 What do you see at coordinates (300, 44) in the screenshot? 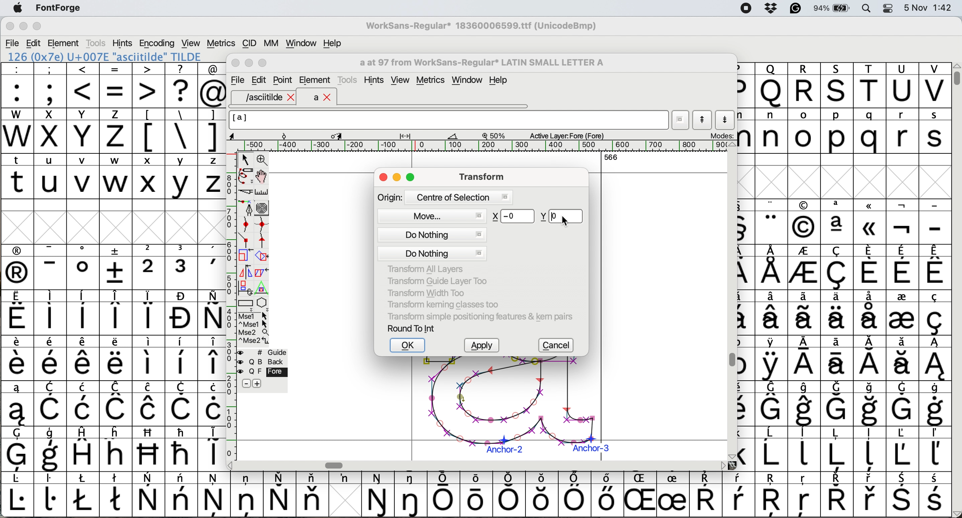
I see `window` at bounding box center [300, 44].